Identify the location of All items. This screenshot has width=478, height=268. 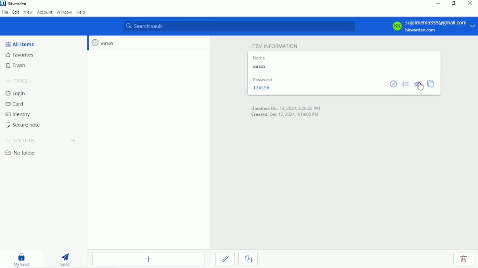
(20, 43).